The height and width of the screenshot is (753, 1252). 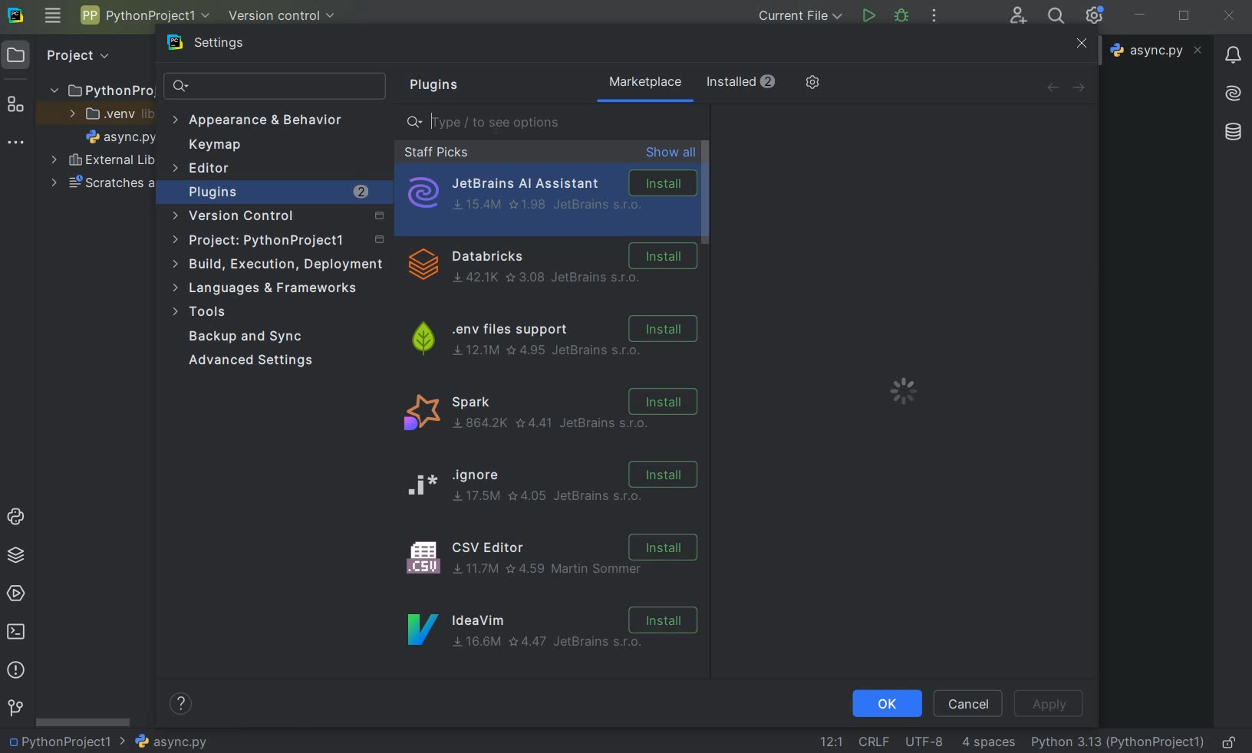 I want to click on scratches and consoles, so click(x=100, y=185).